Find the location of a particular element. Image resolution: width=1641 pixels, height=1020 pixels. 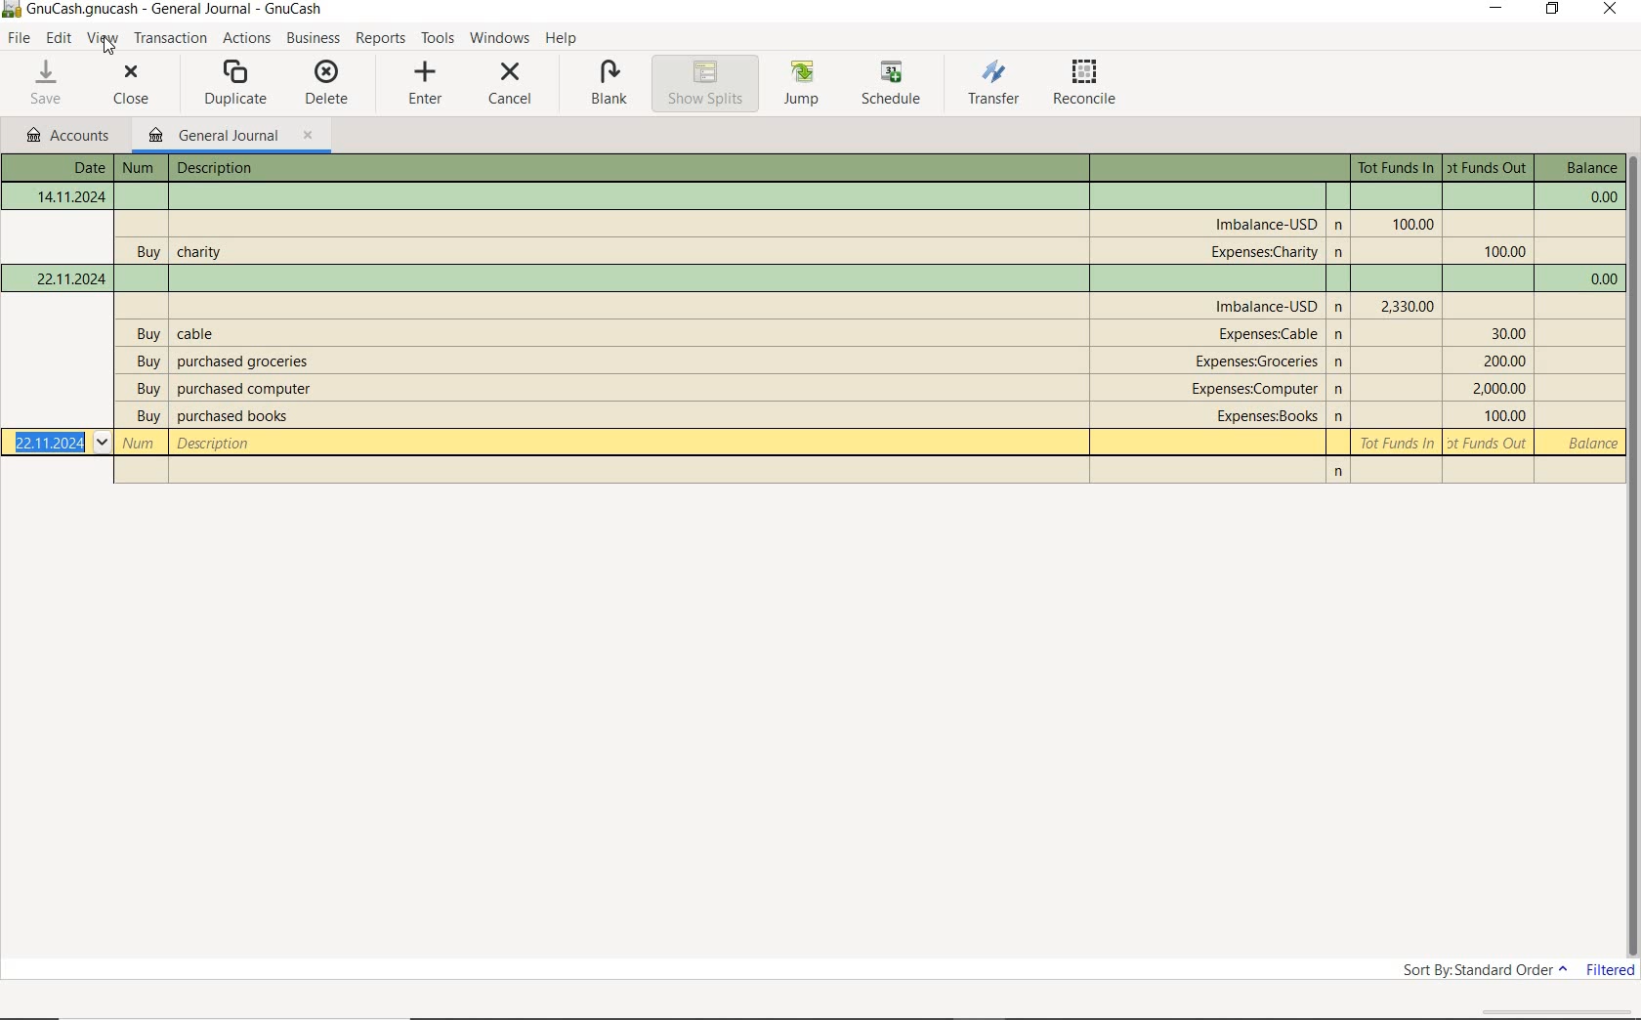

transactions is located at coordinates (173, 39).